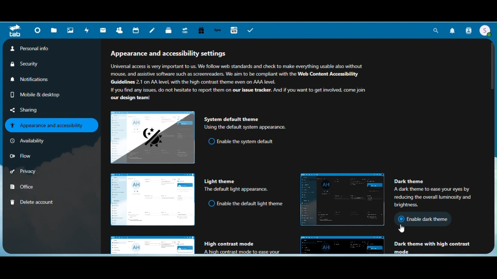  Describe the element at coordinates (453, 29) in the screenshot. I see `Notifications` at that location.